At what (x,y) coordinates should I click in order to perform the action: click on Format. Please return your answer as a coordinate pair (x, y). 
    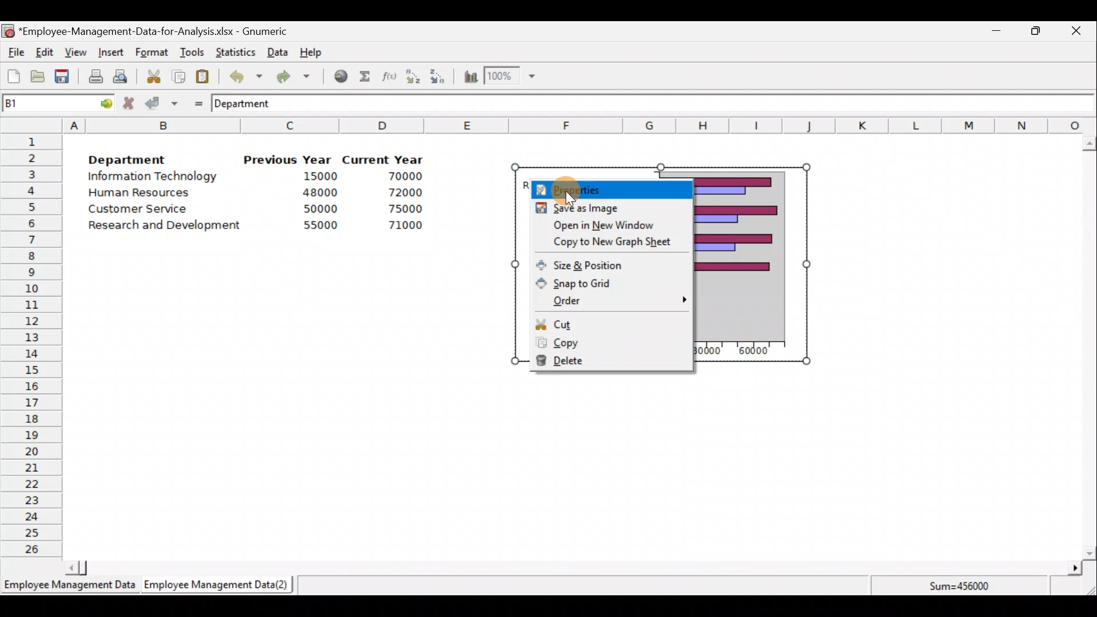
    Looking at the image, I should click on (151, 53).